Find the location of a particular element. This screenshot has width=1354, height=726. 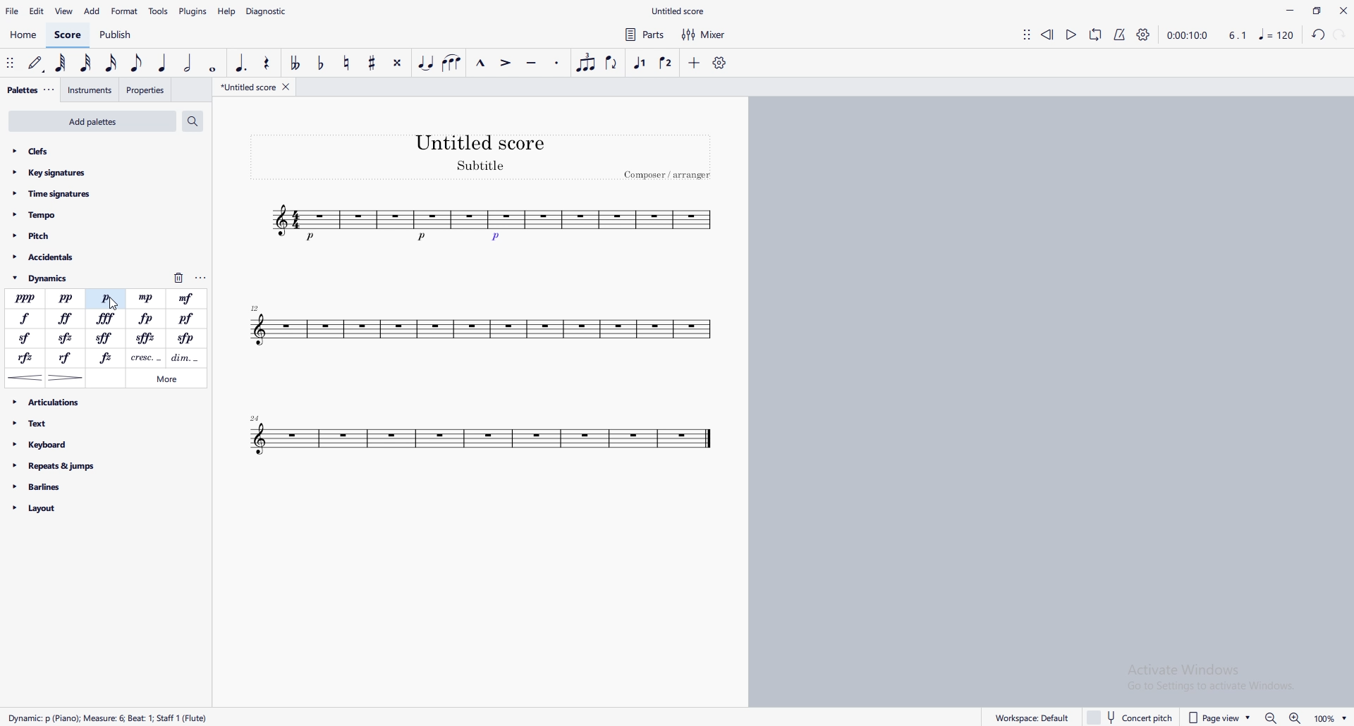

publish is located at coordinates (115, 35).